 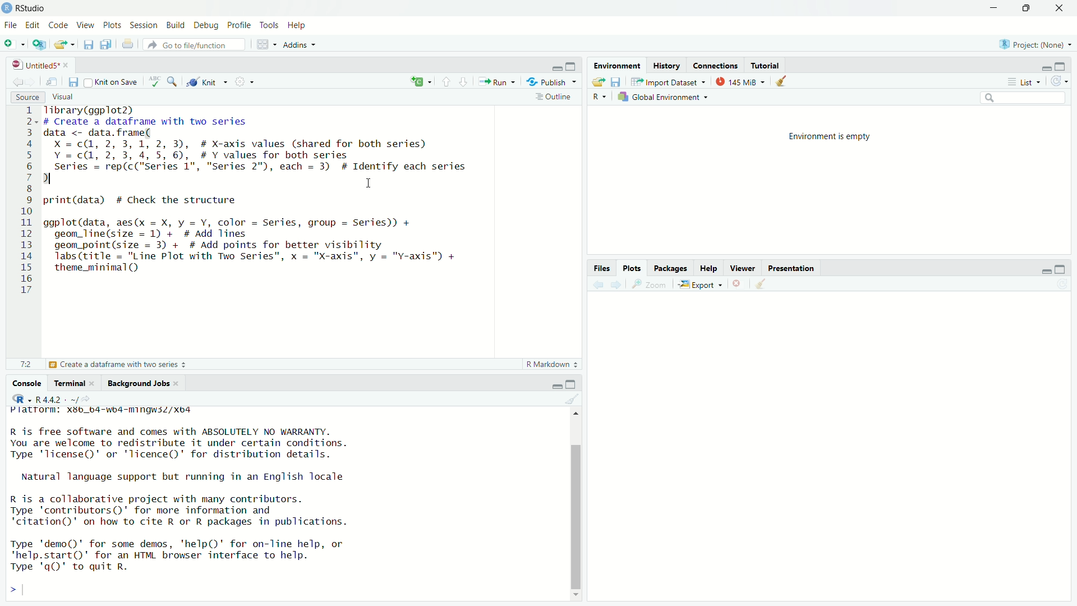 What do you see at coordinates (1060, 269) in the screenshot?
I see `Maximize` at bounding box center [1060, 269].